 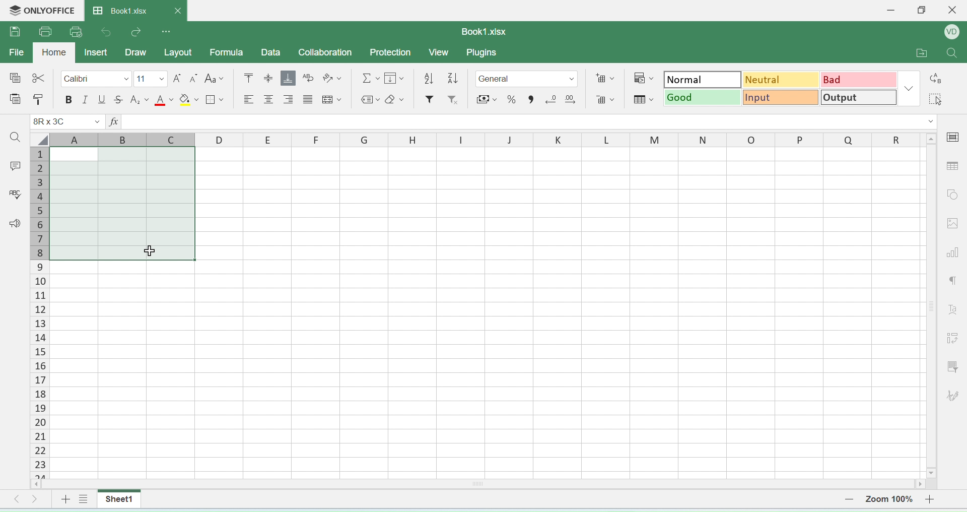 What do you see at coordinates (922, 54) in the screenshot?
I see `open folder` at bounding box center [922, 54].